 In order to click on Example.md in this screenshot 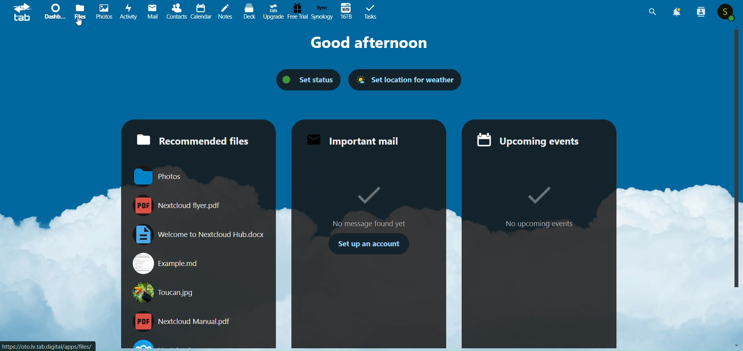, I will do `click(200, 264)`.